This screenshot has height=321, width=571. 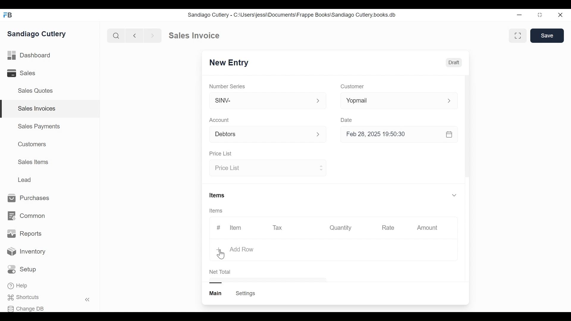 I want to click on «, so click(x=87, y=300).